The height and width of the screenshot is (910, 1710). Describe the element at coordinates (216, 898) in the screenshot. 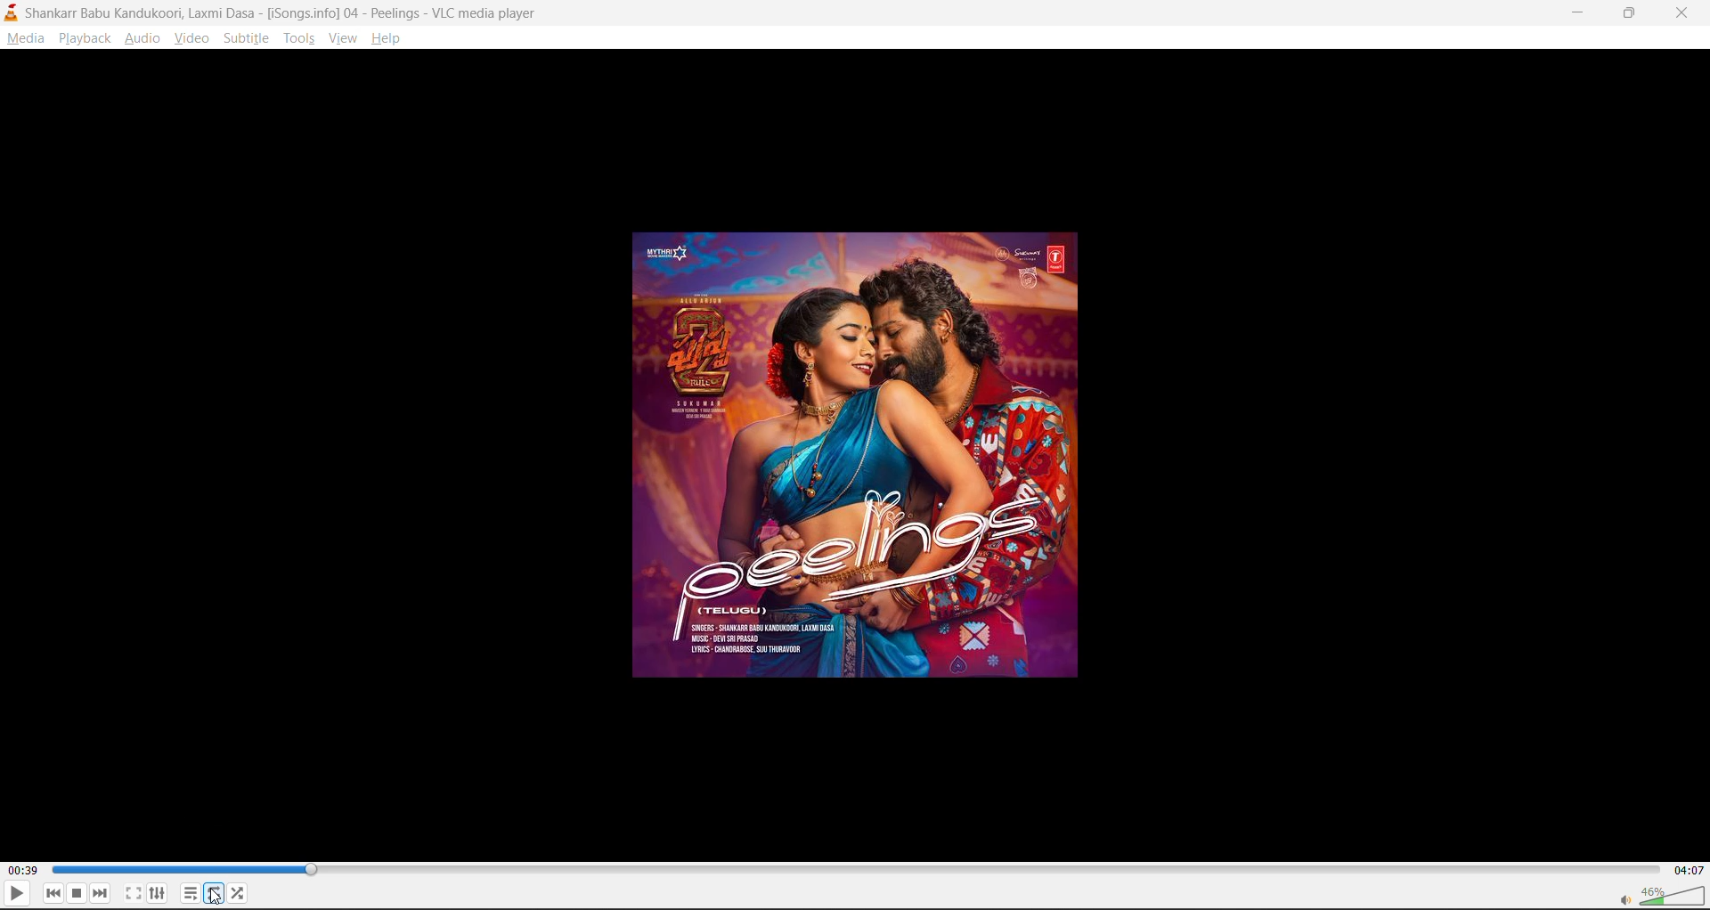

I see `cursor` at that location.